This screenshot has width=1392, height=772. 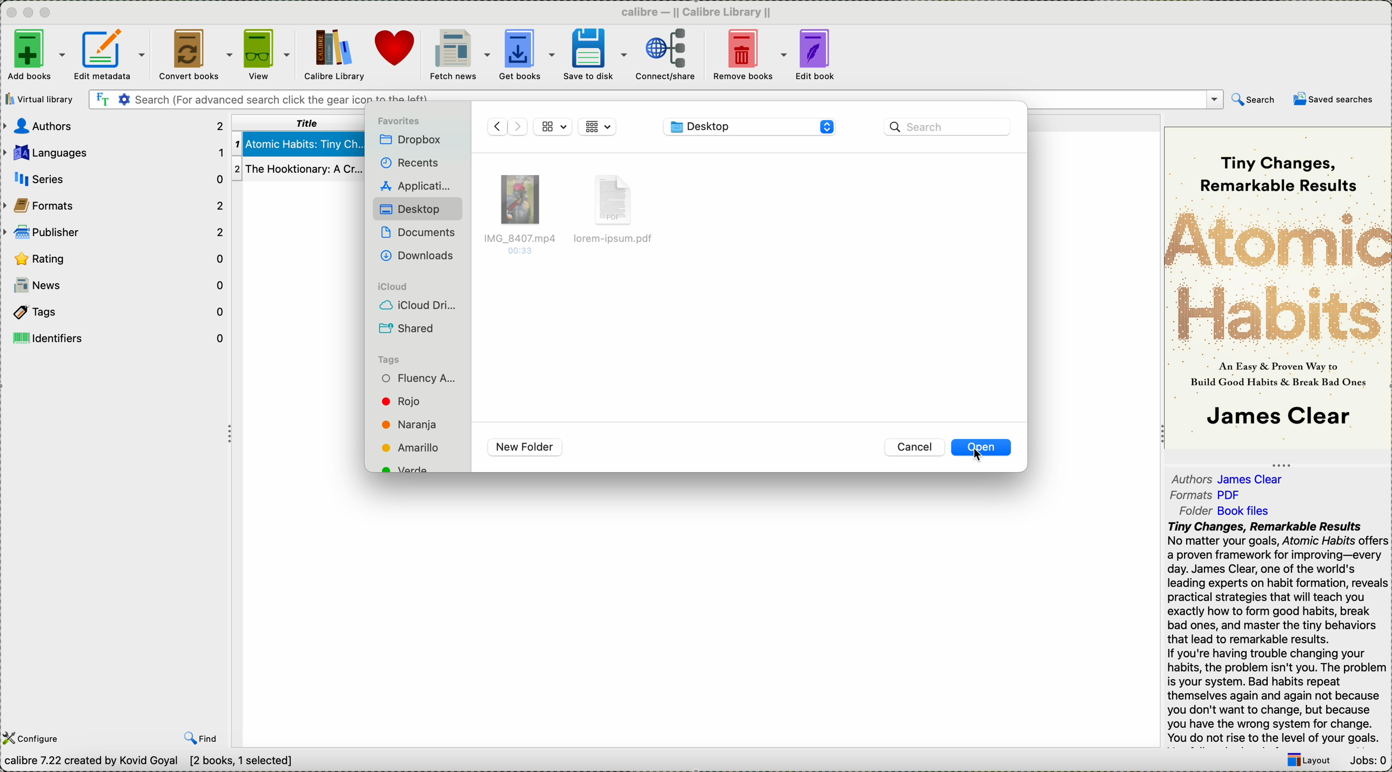 I want to click on icon, so click(x=505, y=126).